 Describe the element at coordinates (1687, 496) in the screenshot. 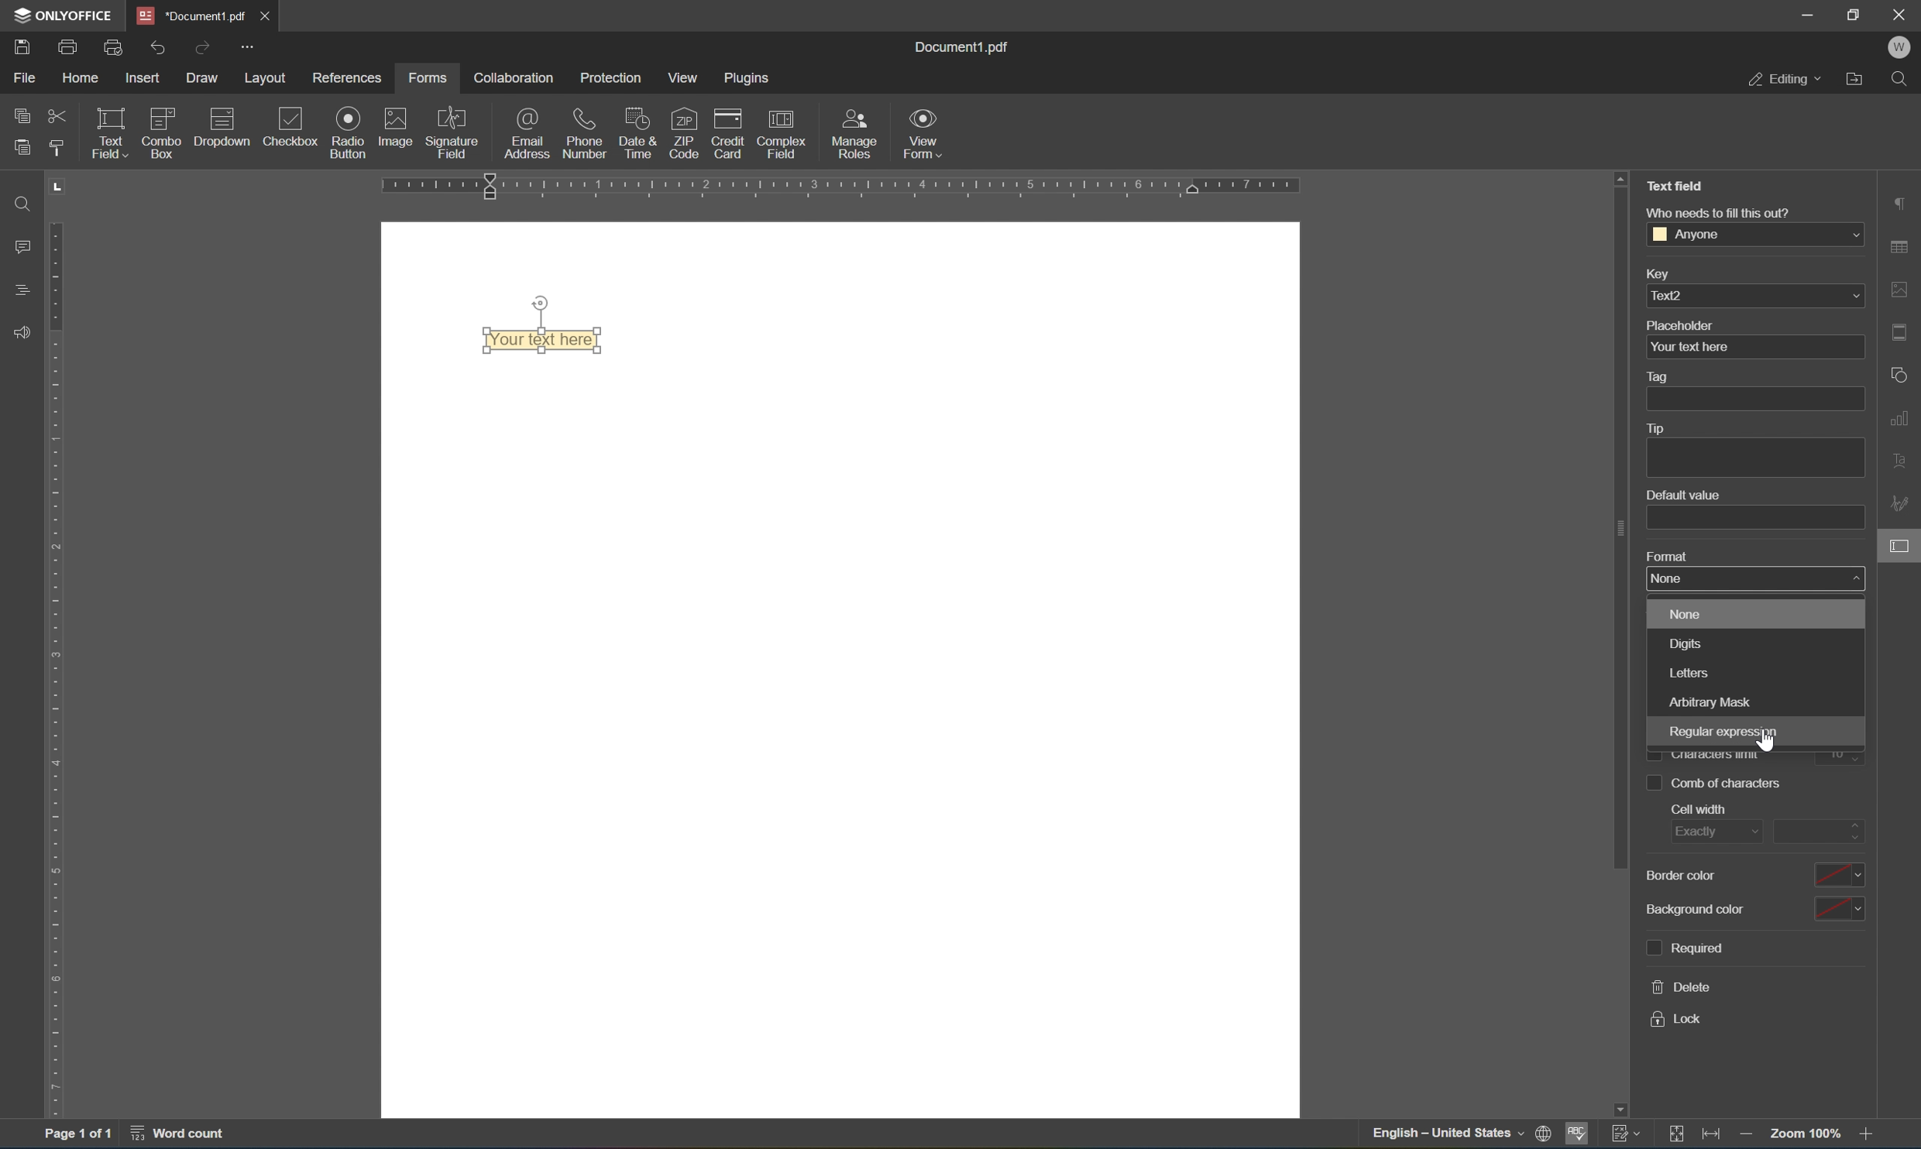

I see `default value` at that location.